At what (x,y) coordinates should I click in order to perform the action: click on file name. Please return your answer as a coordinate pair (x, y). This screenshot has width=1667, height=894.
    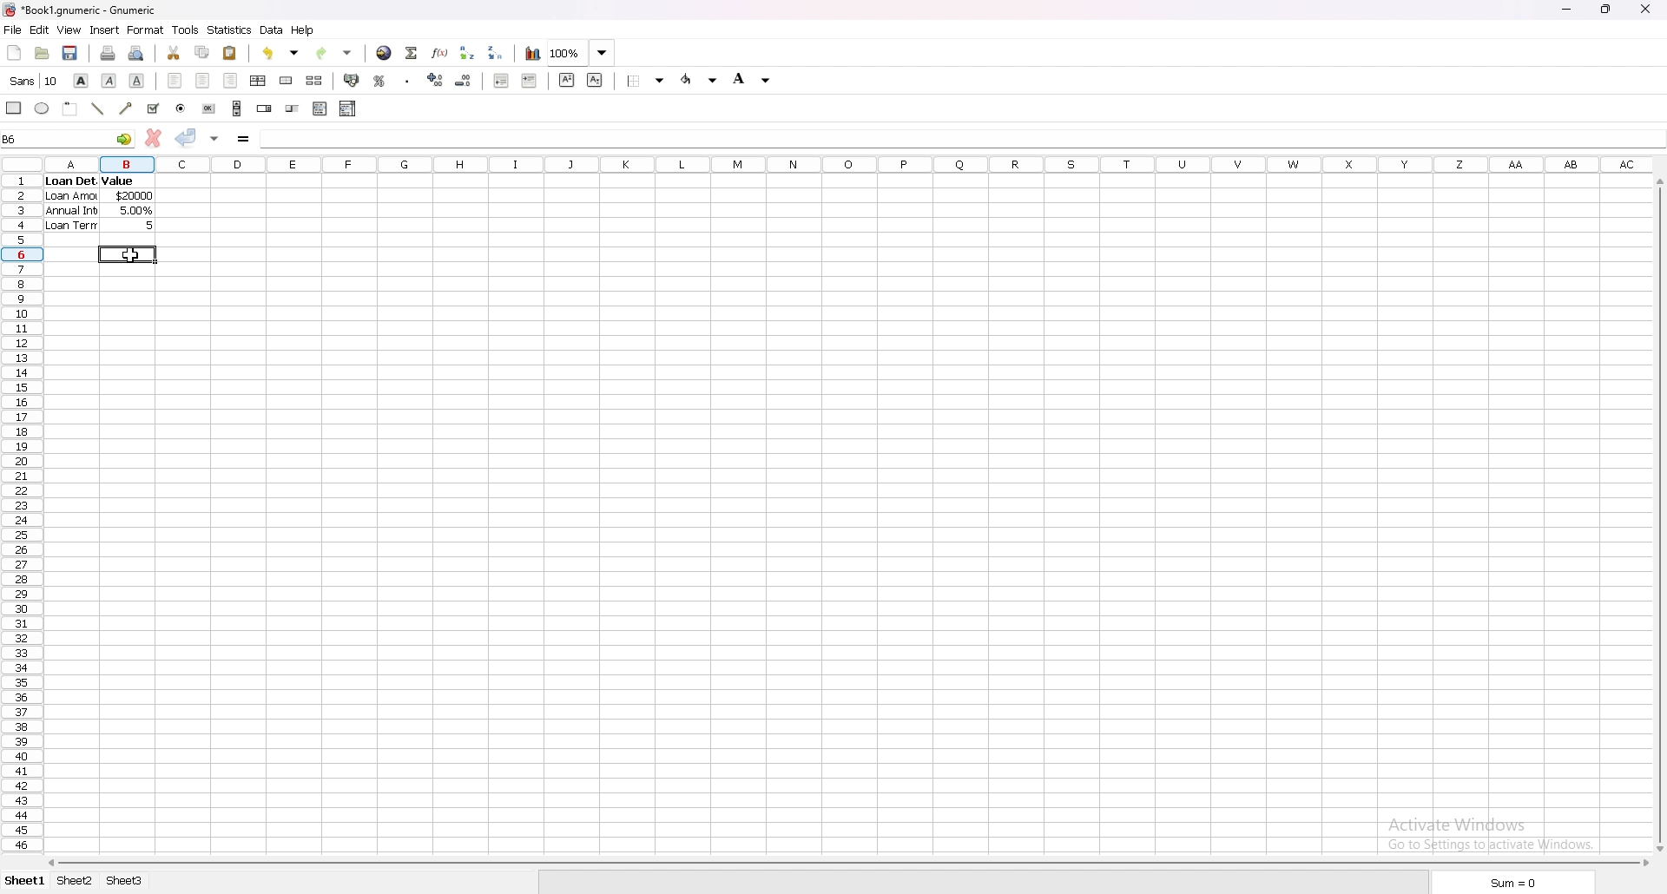
    Looking at the image, I should click on (82, 10).